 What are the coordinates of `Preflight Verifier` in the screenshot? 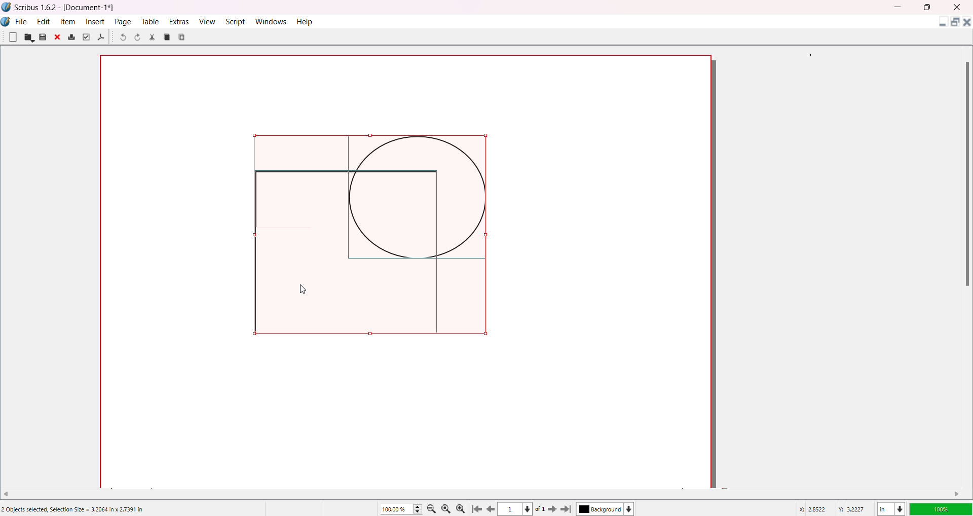 It's located at (86, 37).